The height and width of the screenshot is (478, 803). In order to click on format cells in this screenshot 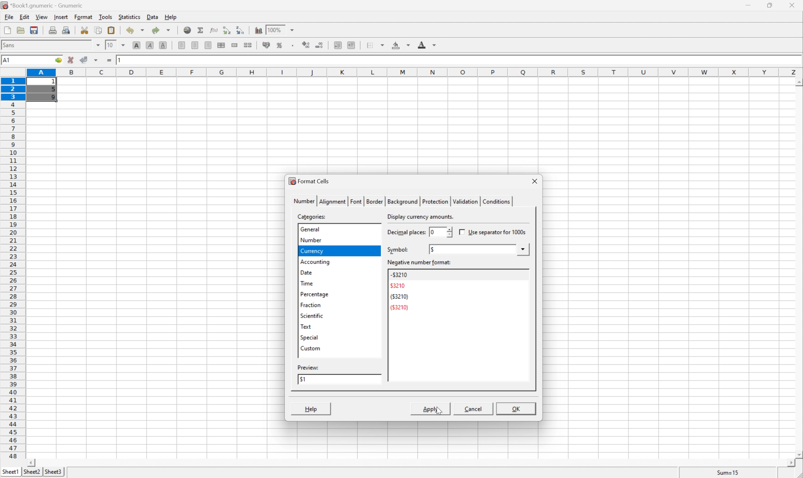, I will do `click(309, 180)`.